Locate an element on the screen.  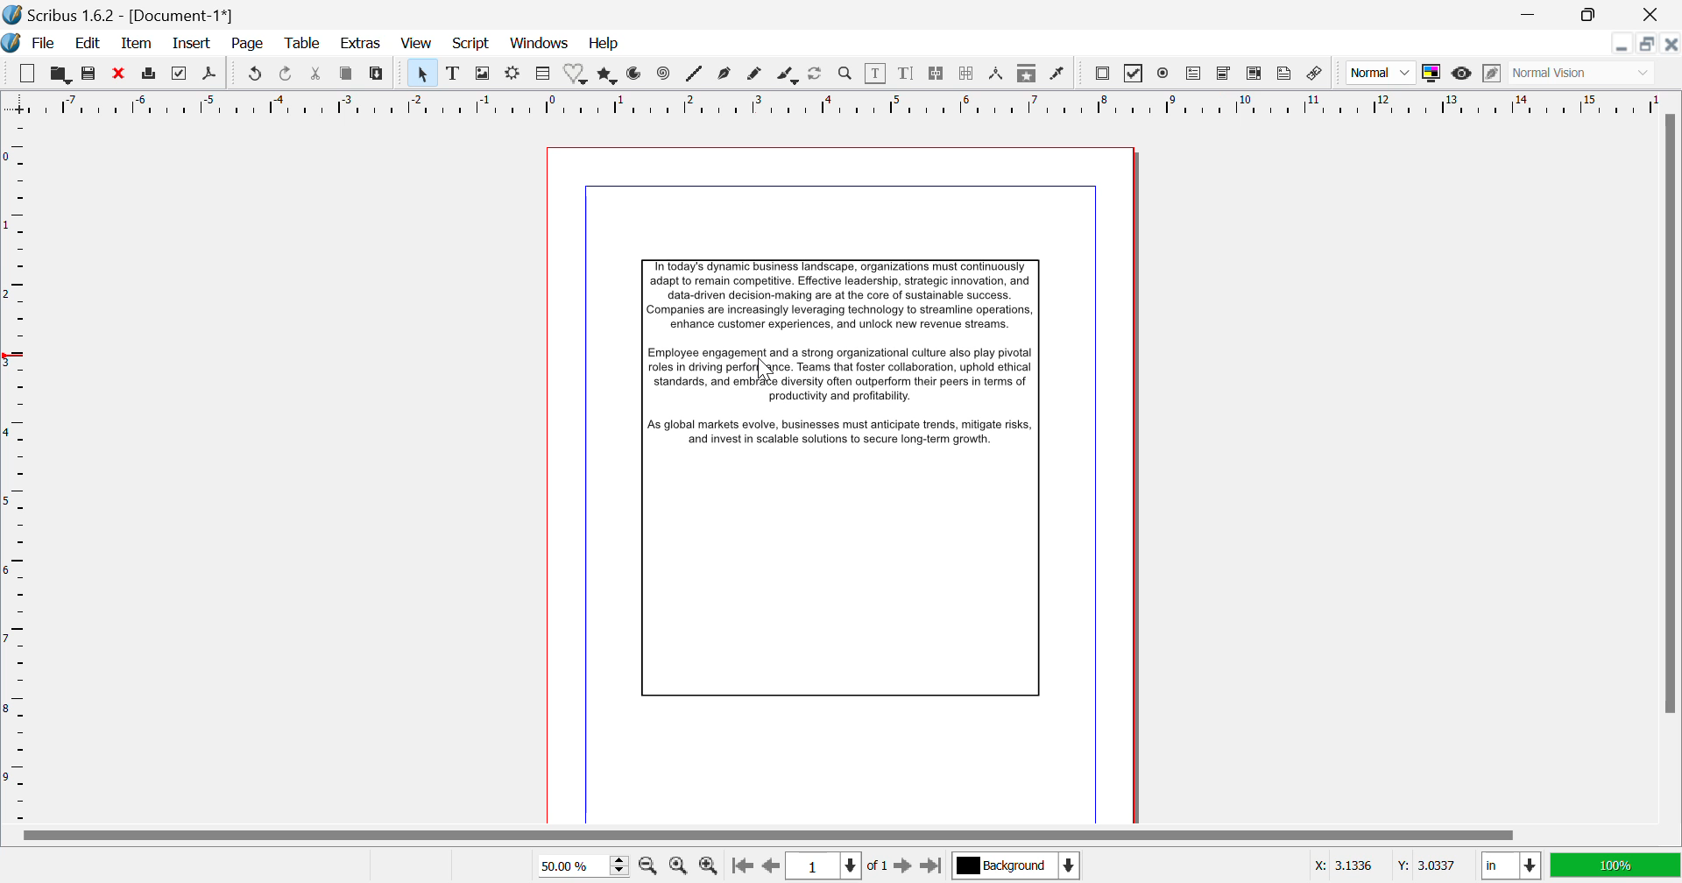
View is located at coordinates (414, 44).